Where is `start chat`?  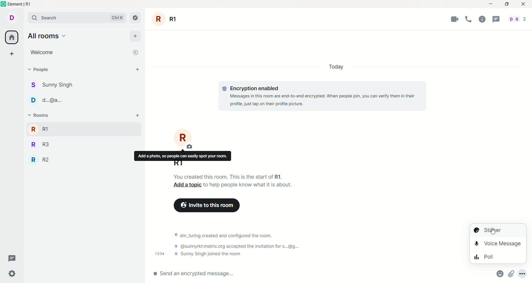
start chat is located at coordinates (137, 69).